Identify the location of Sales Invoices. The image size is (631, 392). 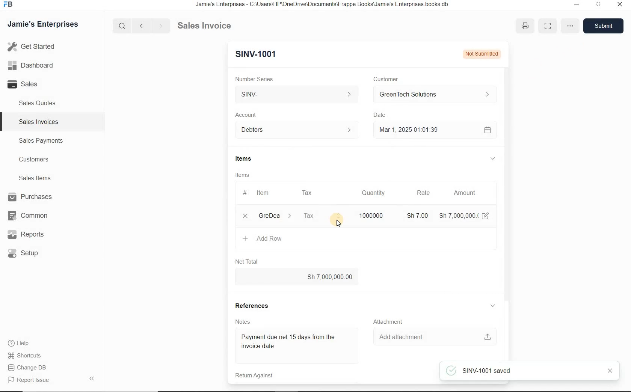
(38, 121).